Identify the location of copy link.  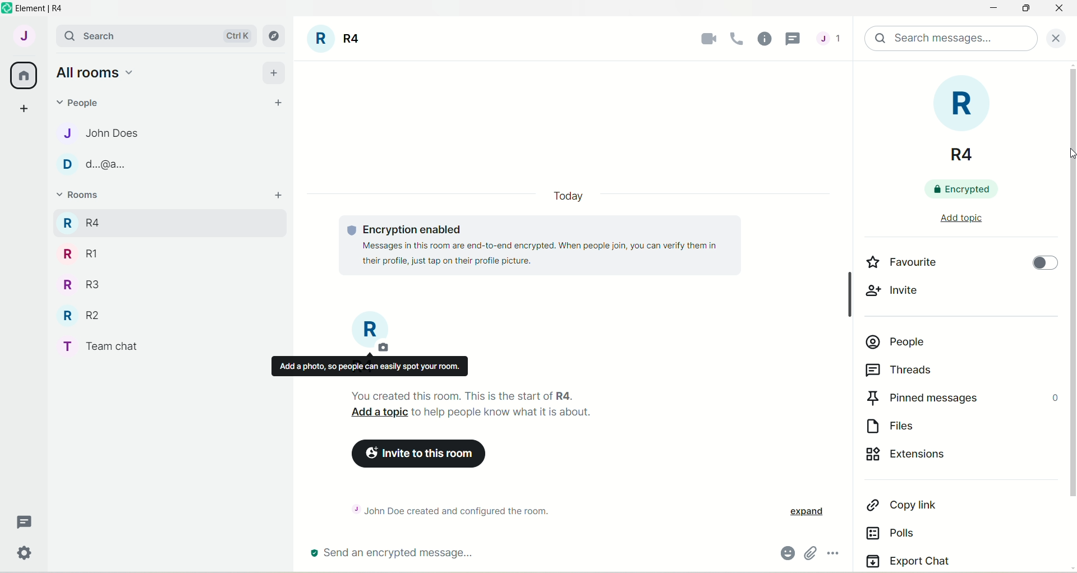
(907, 503).